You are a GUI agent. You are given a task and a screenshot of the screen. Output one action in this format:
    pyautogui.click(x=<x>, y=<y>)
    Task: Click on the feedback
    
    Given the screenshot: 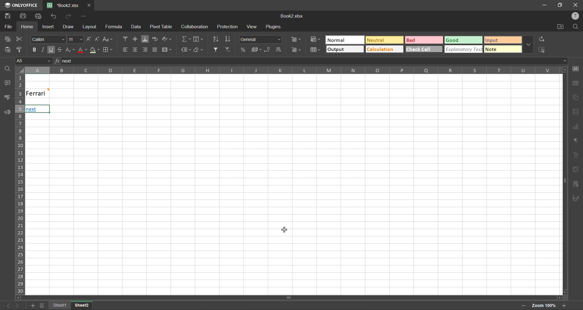 What is the action you would take?
    pyautogui.click(x=8, y=114)
    